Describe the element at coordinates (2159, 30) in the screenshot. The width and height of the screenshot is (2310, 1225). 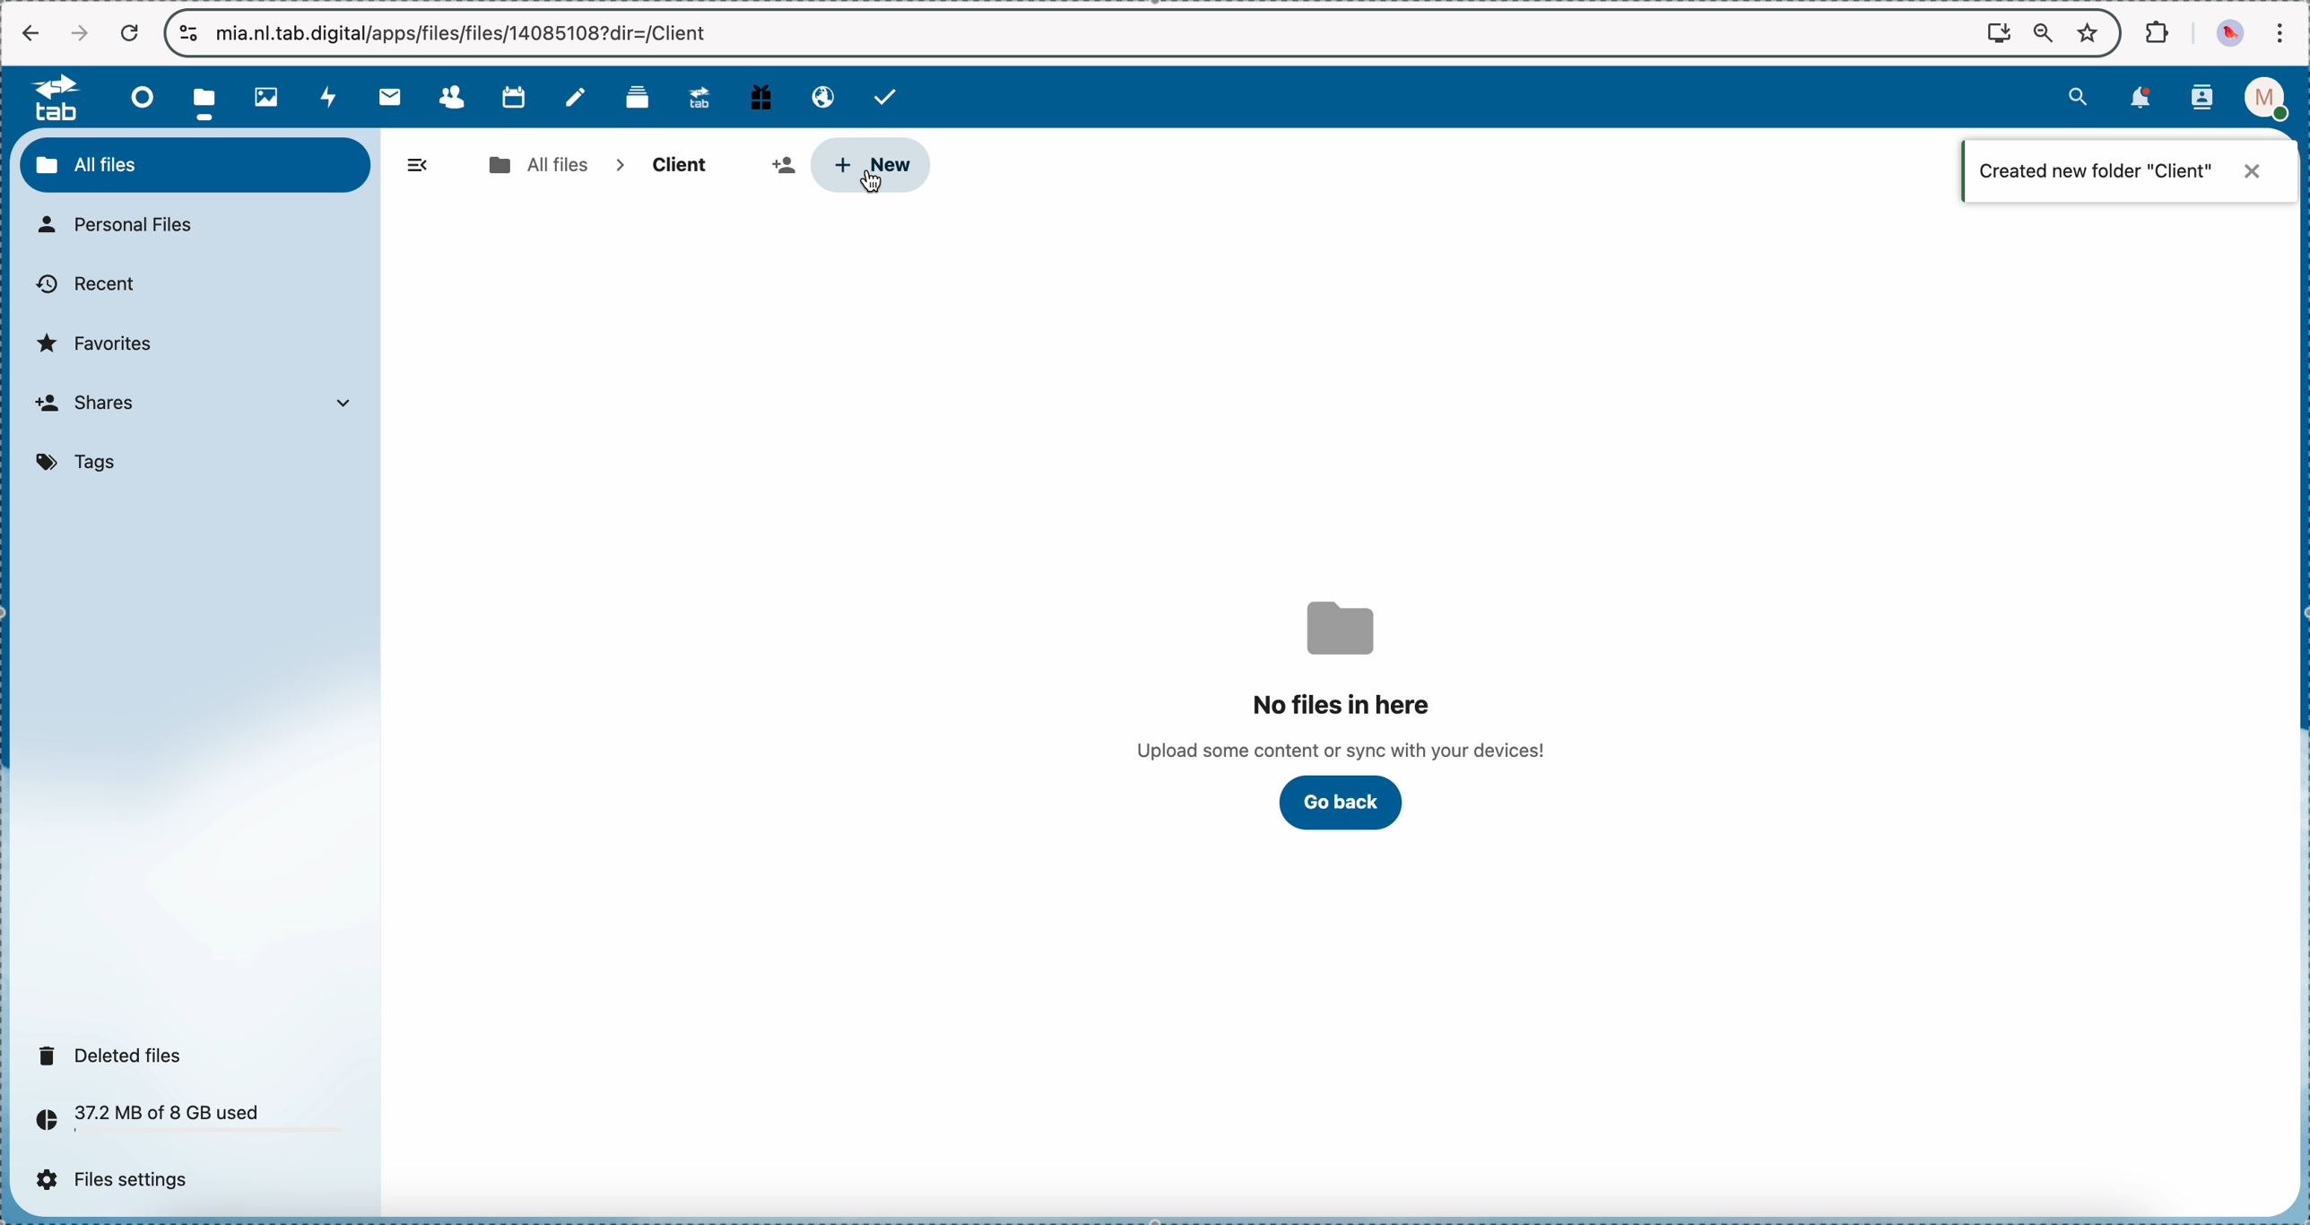
I see `extensions` at that location.